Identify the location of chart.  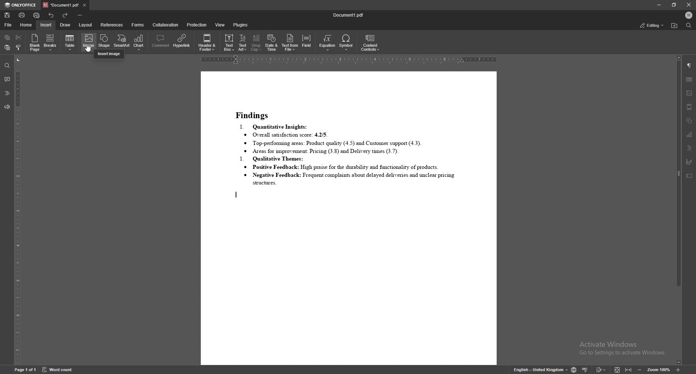
(689, 134).